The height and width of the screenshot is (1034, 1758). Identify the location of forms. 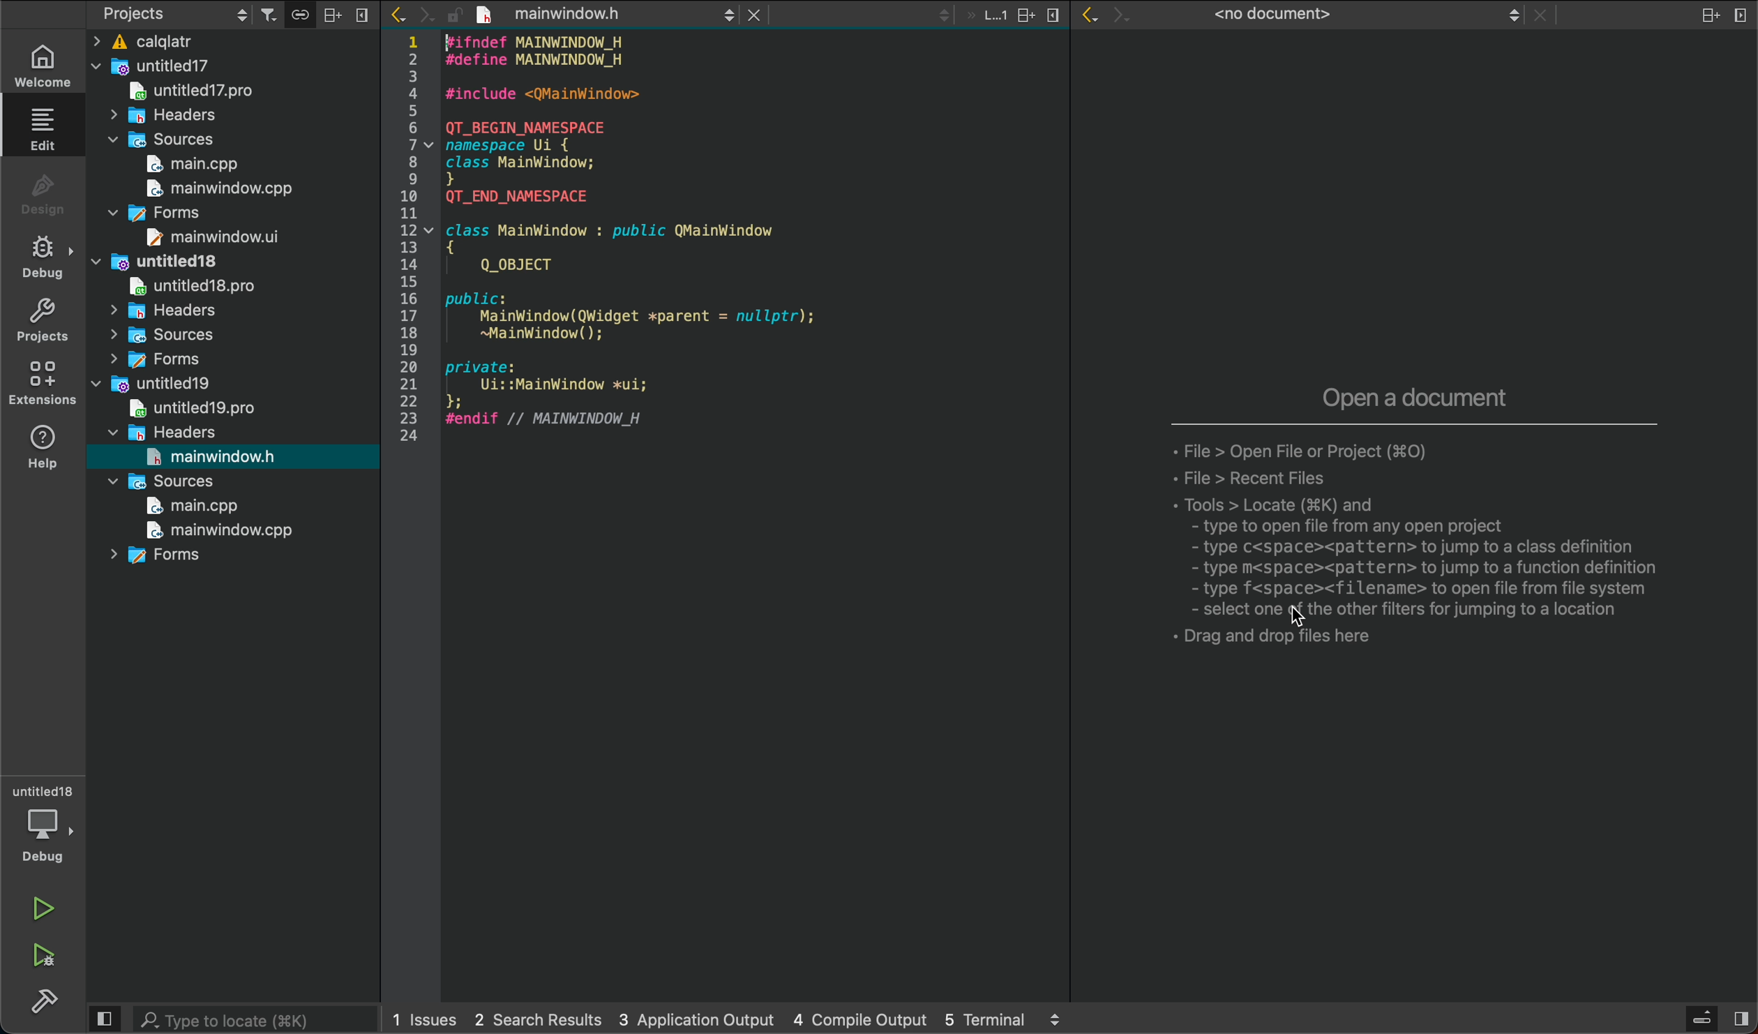
(156, 357).